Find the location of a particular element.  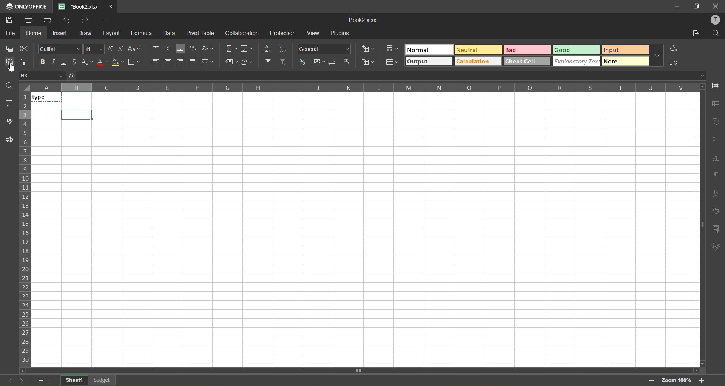

open location is located at coordinates (695, 34).